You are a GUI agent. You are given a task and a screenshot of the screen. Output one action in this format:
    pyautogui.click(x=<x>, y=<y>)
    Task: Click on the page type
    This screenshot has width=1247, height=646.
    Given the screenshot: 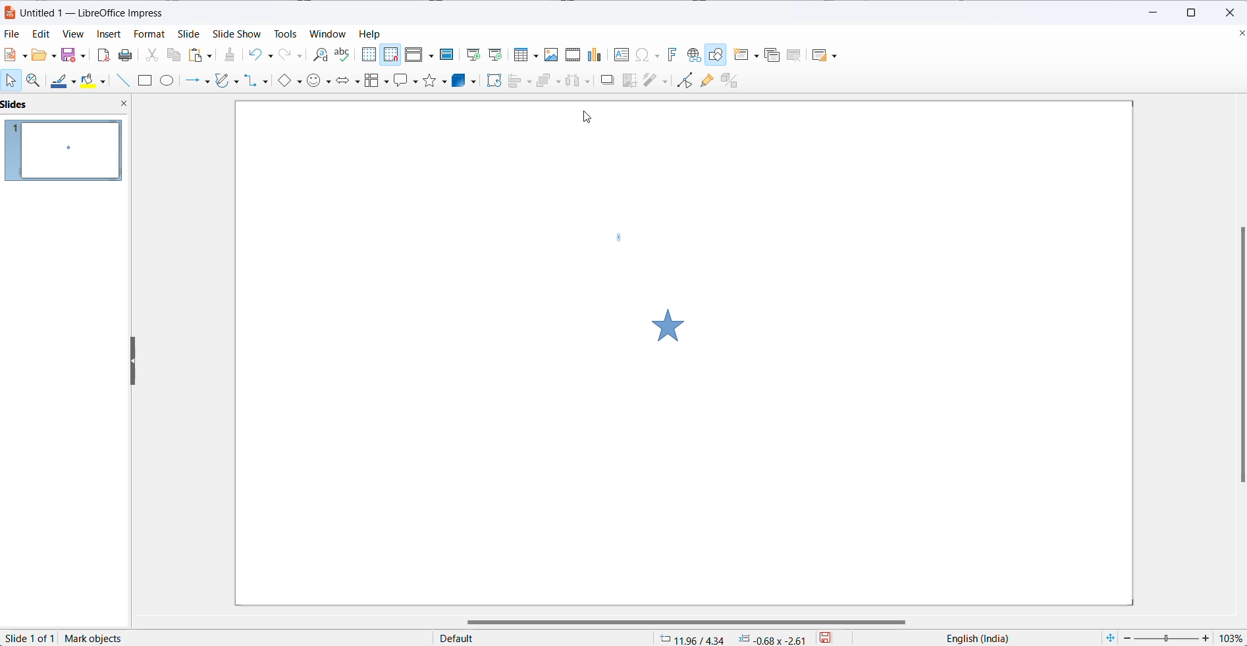 What is the action you would take?
    pyautogui.click(x=542, y=639)
    